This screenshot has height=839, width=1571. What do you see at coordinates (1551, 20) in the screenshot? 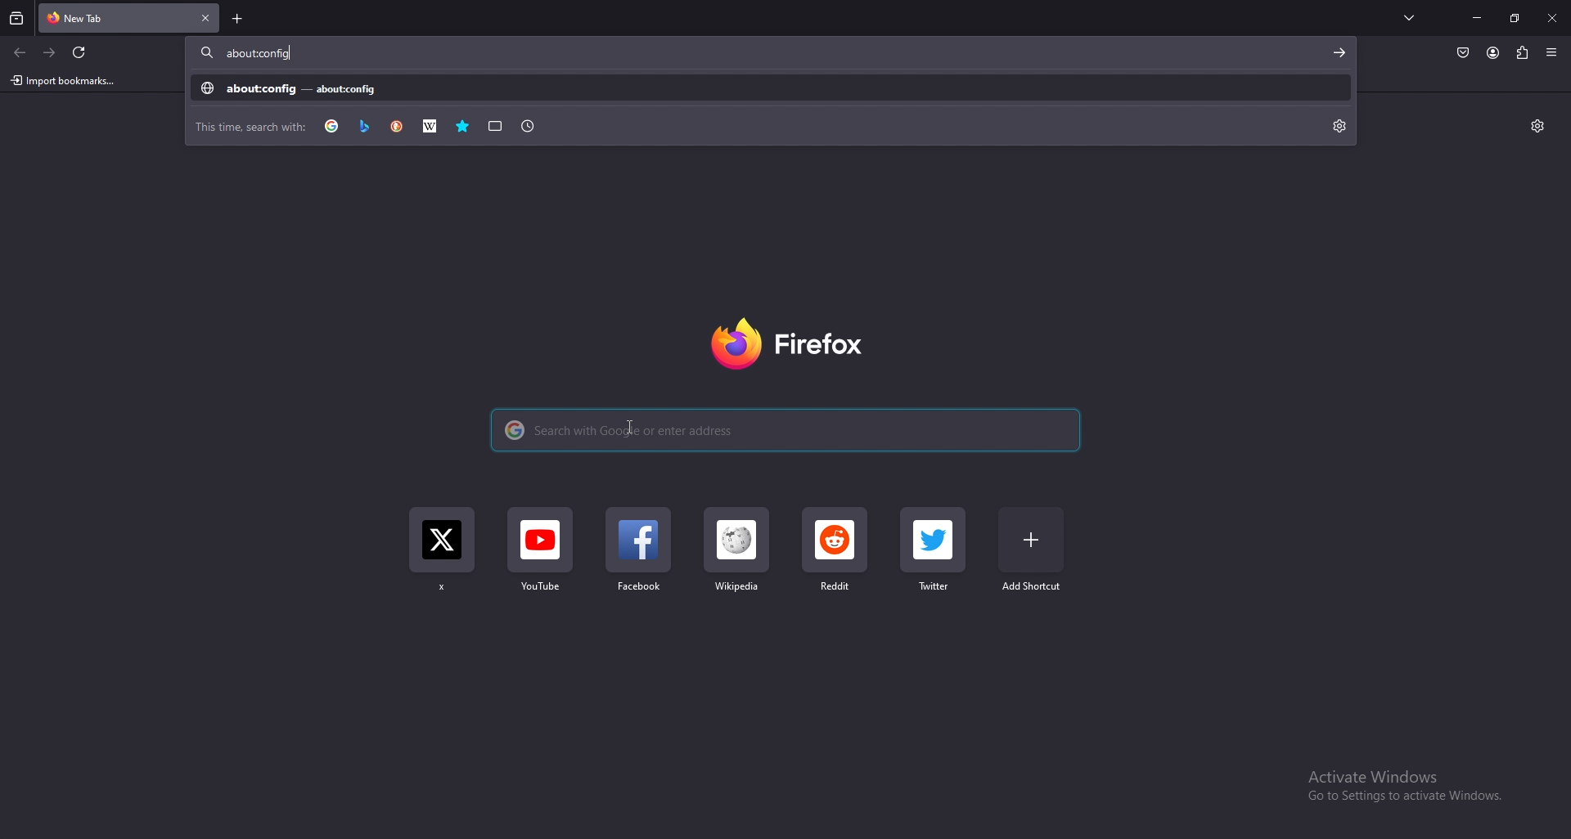
I see `close` at bounding box center [1551, 20].